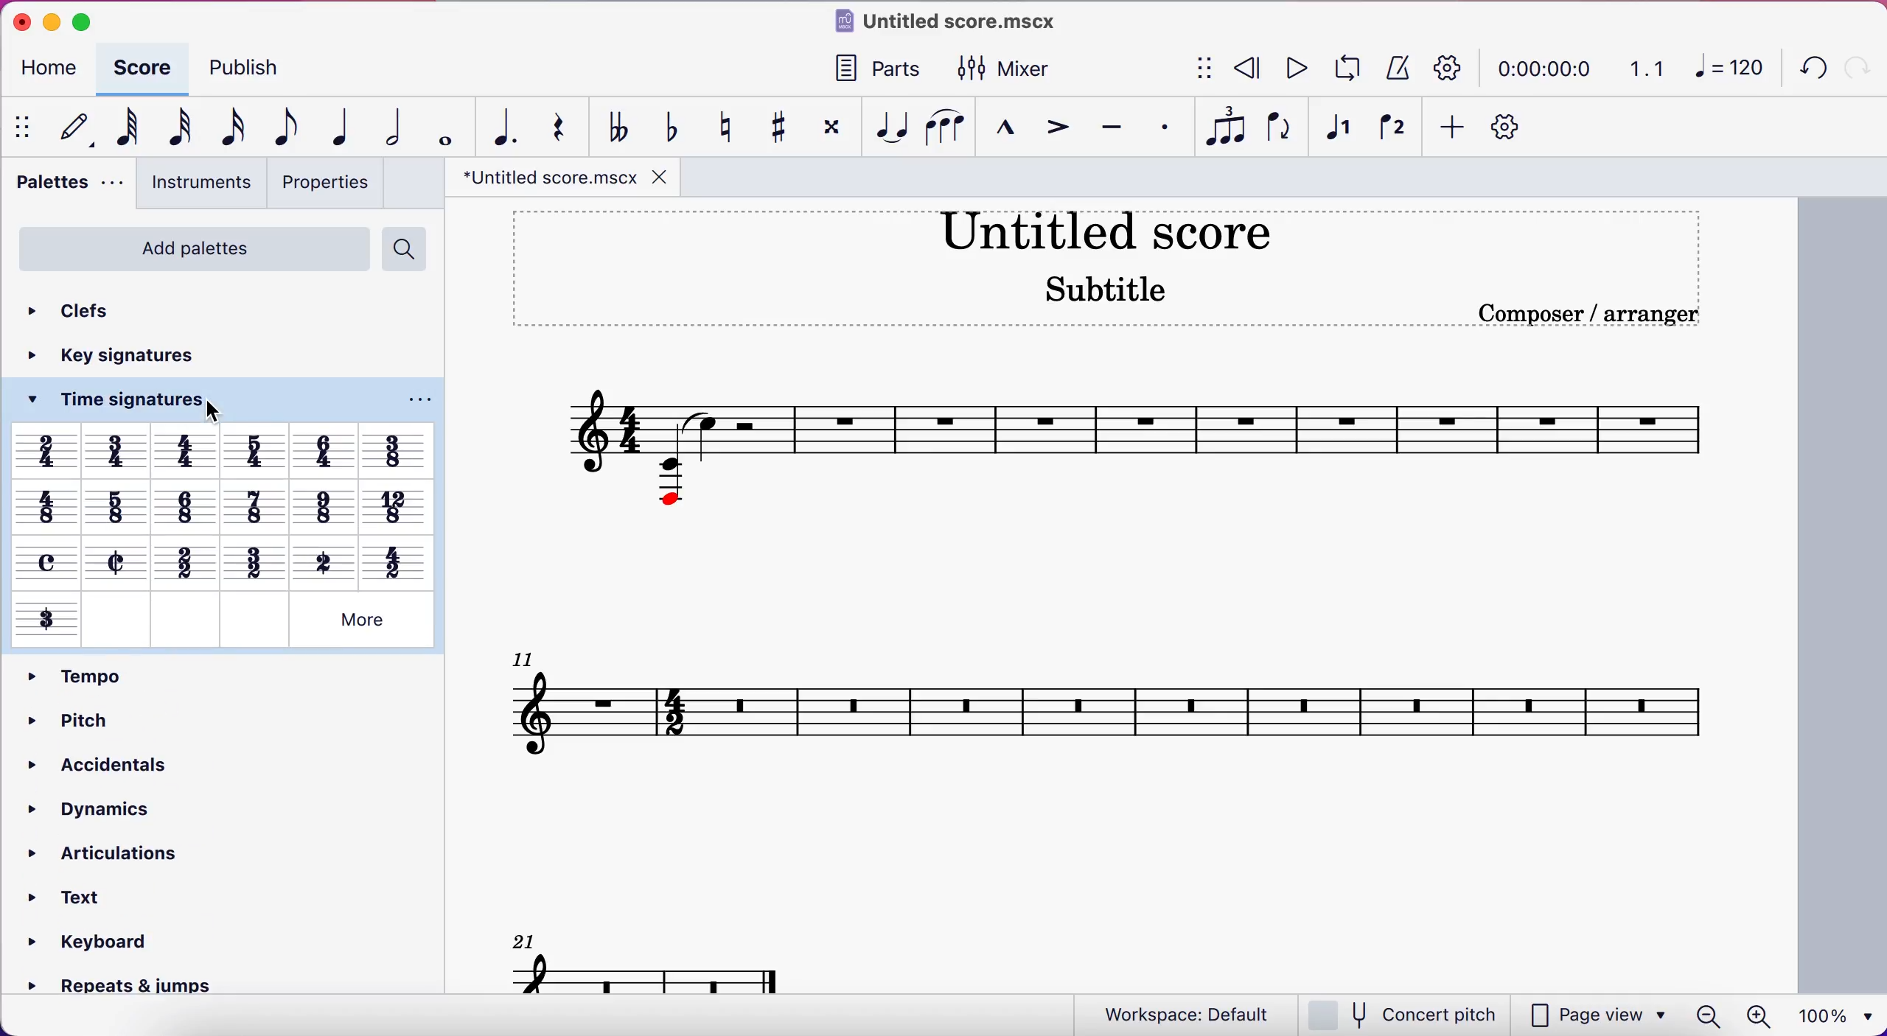  What do you see at coordinates (1545, 69) in the screenshot?
I see `0:00:00:0` at bounding box center [1545, 69].